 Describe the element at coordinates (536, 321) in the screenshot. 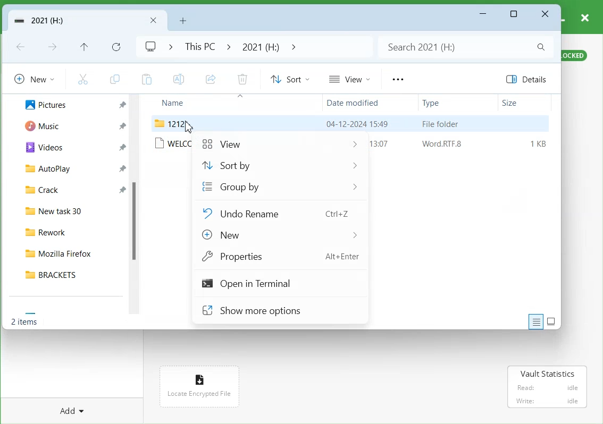

I see `Display information about each item to the window` at that location.